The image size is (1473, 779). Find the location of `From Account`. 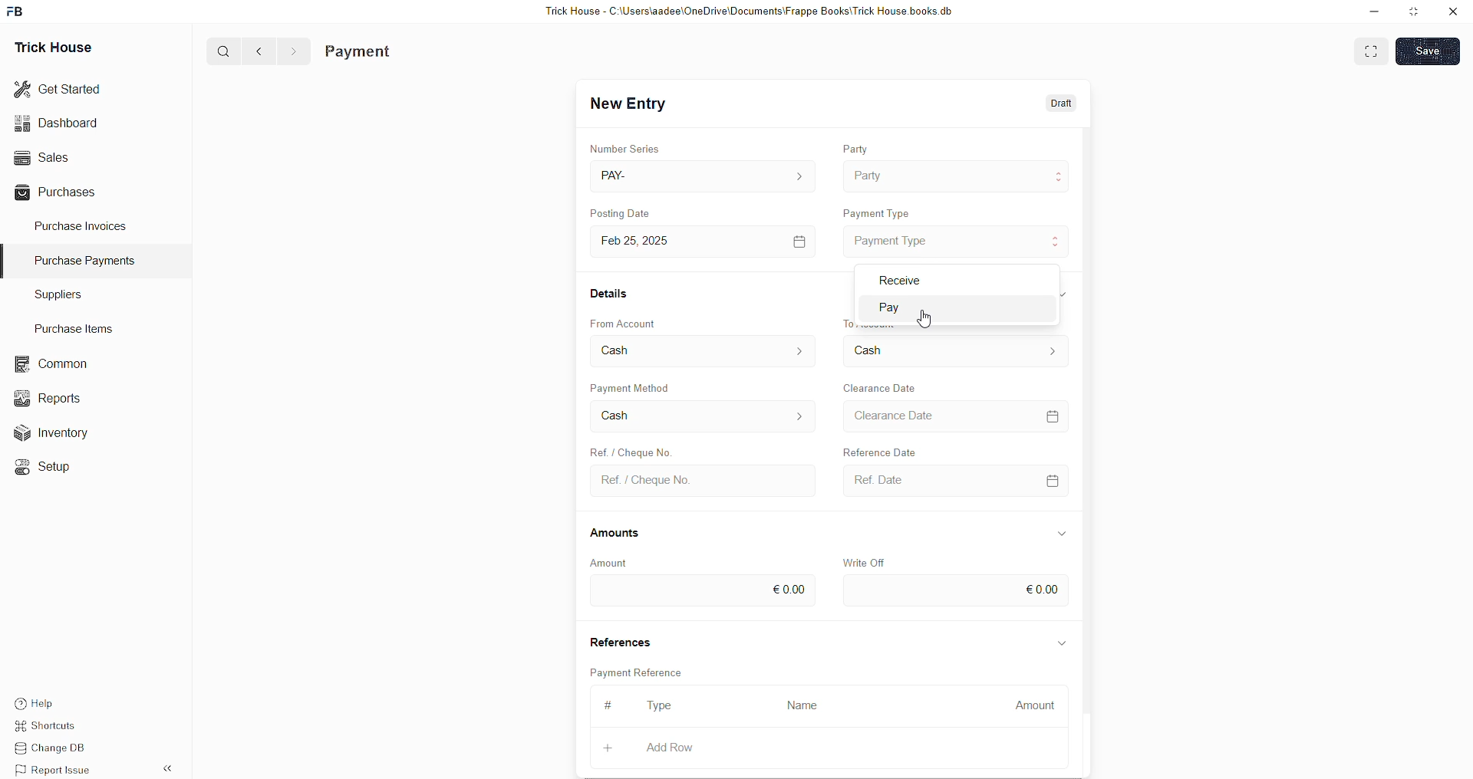

From Account is located at coordinates (644, 352).